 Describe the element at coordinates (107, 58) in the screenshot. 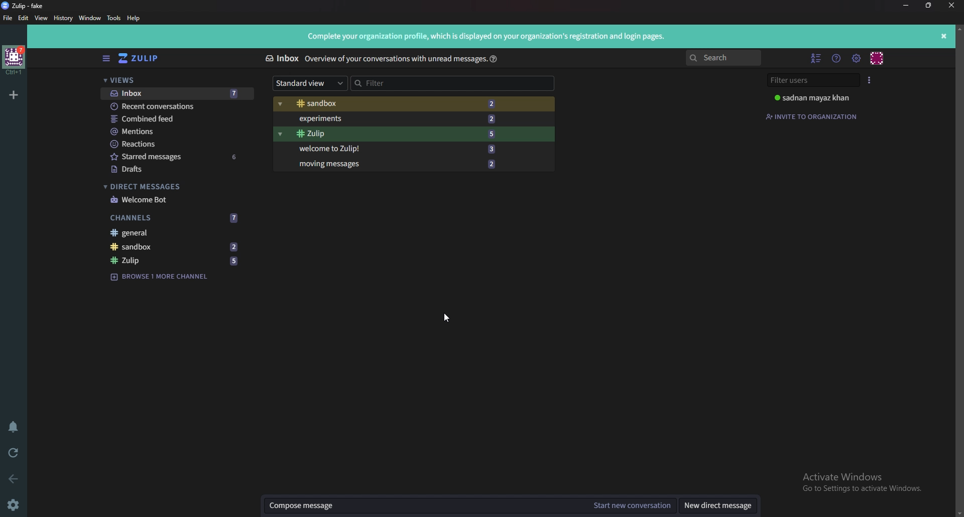

I see `Hide sidebar` at that location.